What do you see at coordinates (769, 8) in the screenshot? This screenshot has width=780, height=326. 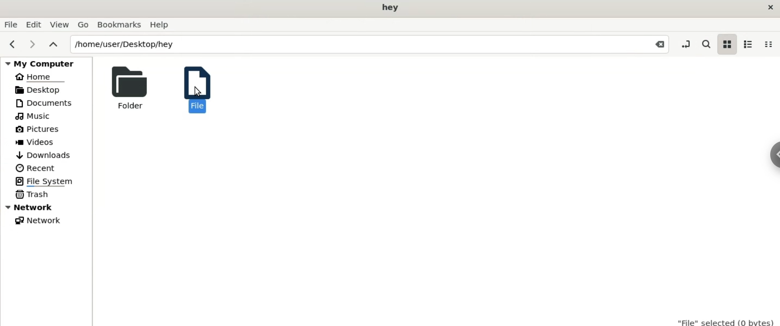 I see `close` at bounding box center [769, 8].